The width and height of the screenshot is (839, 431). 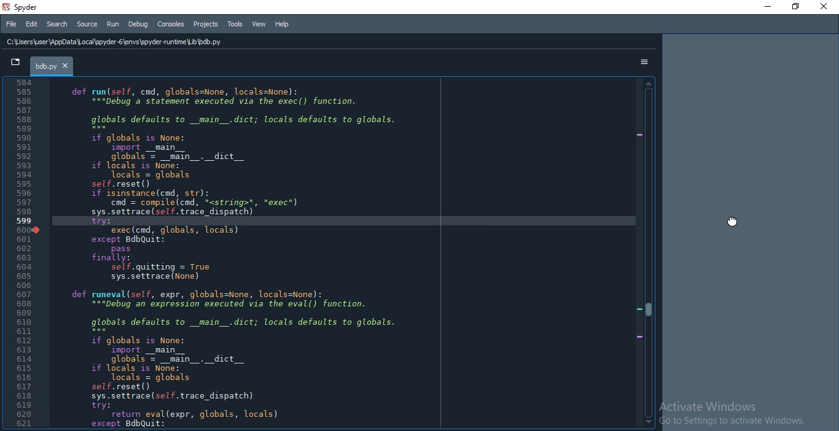 I want to click on C:\Users\user \AppData Local \spyder-6\envs\spyder runtime Lib \bdb.py, so click(x=120, y=42).